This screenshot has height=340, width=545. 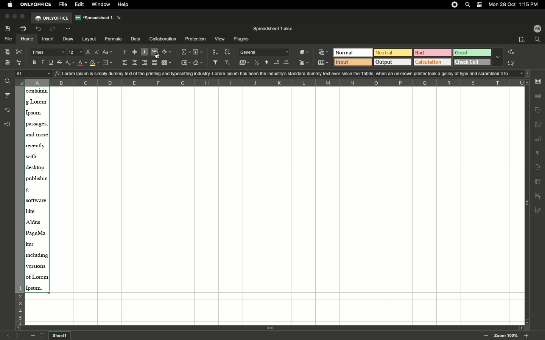 I want to click on Spreadsheet tab, so click(x=99, y=17).